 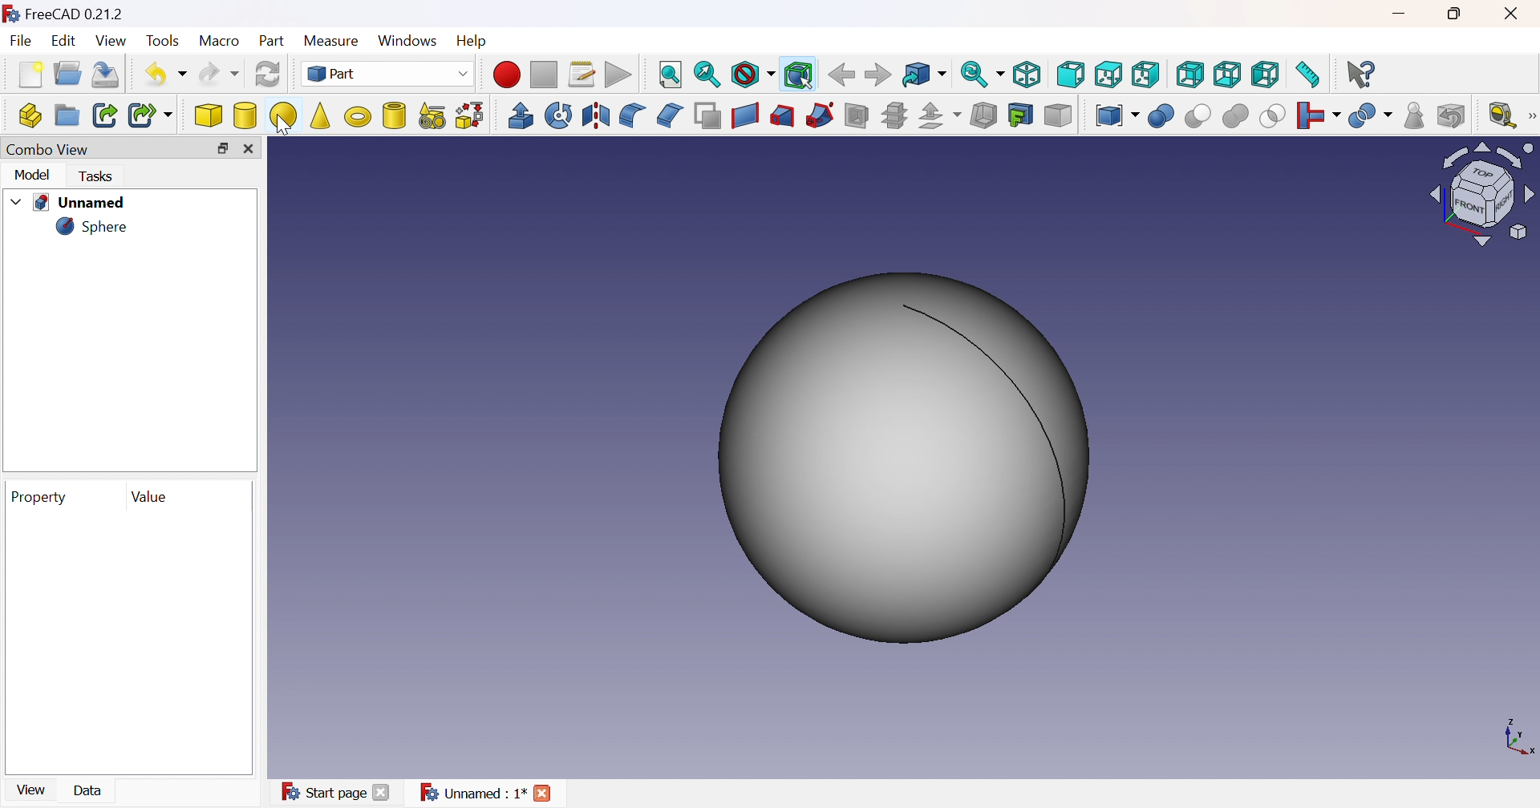 I want to click on Offset:, so click(x=939, y=115).